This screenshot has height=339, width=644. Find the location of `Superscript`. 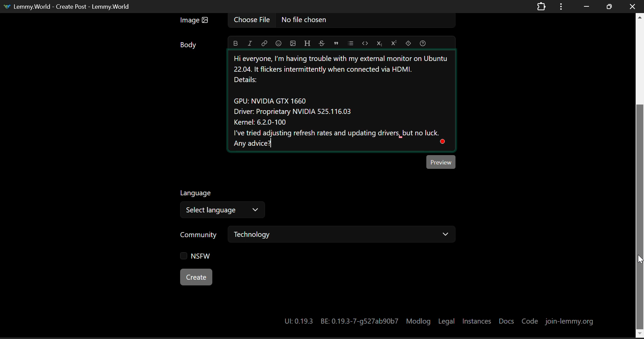

Superscript is located at coordinates (393, 43).